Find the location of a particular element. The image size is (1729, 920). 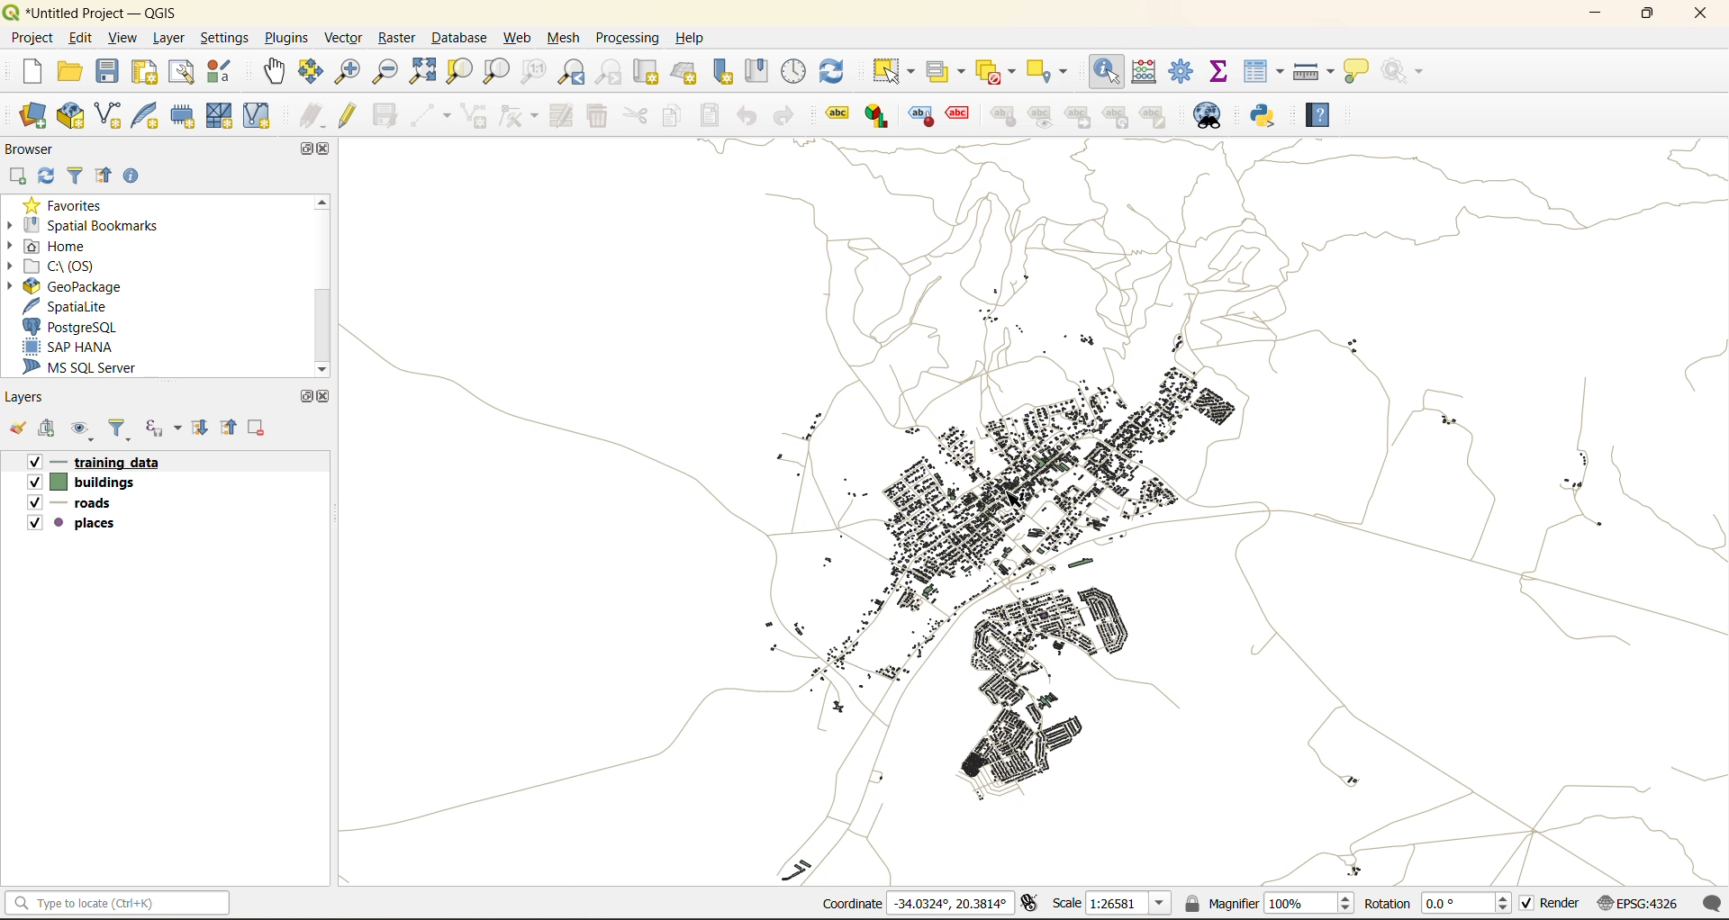

cut is located at coordinates (636, 114).